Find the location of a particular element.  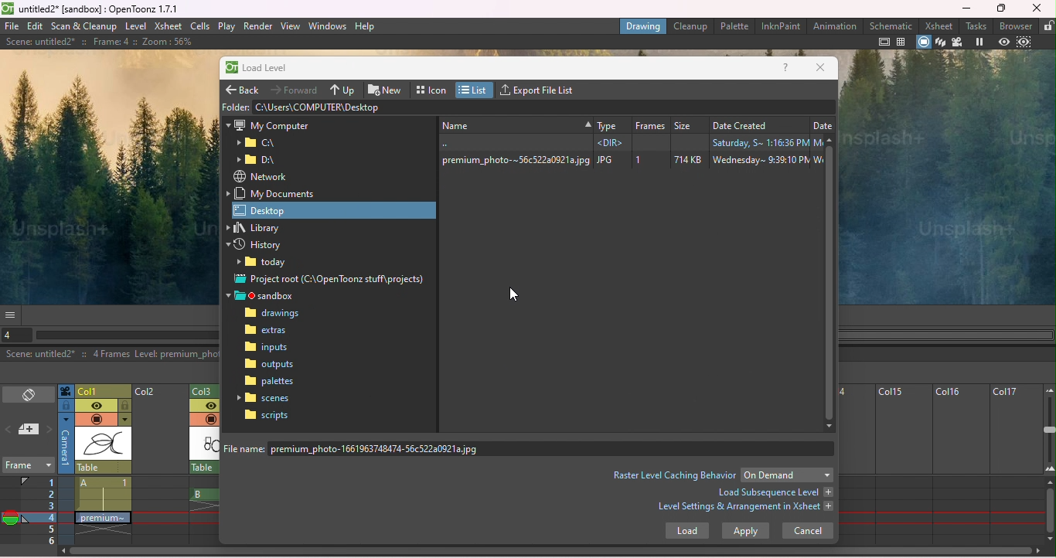

Safe area is located at coordinates (884, 42).